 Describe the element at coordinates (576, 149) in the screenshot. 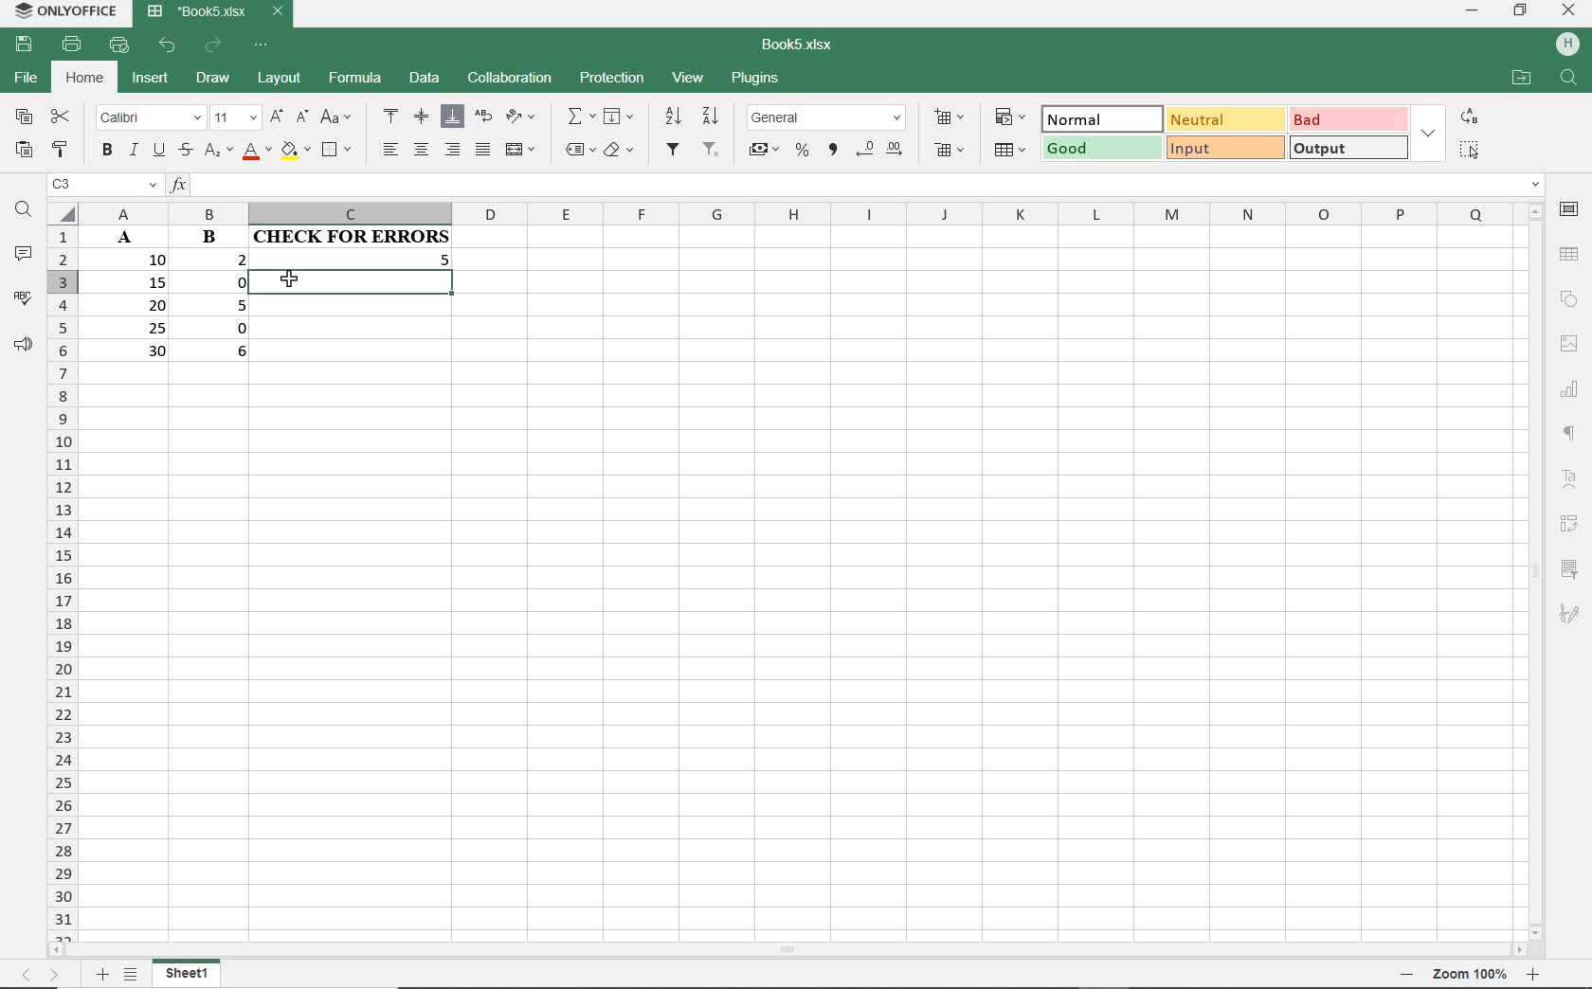

I see `NAMED RANGES` at that location.